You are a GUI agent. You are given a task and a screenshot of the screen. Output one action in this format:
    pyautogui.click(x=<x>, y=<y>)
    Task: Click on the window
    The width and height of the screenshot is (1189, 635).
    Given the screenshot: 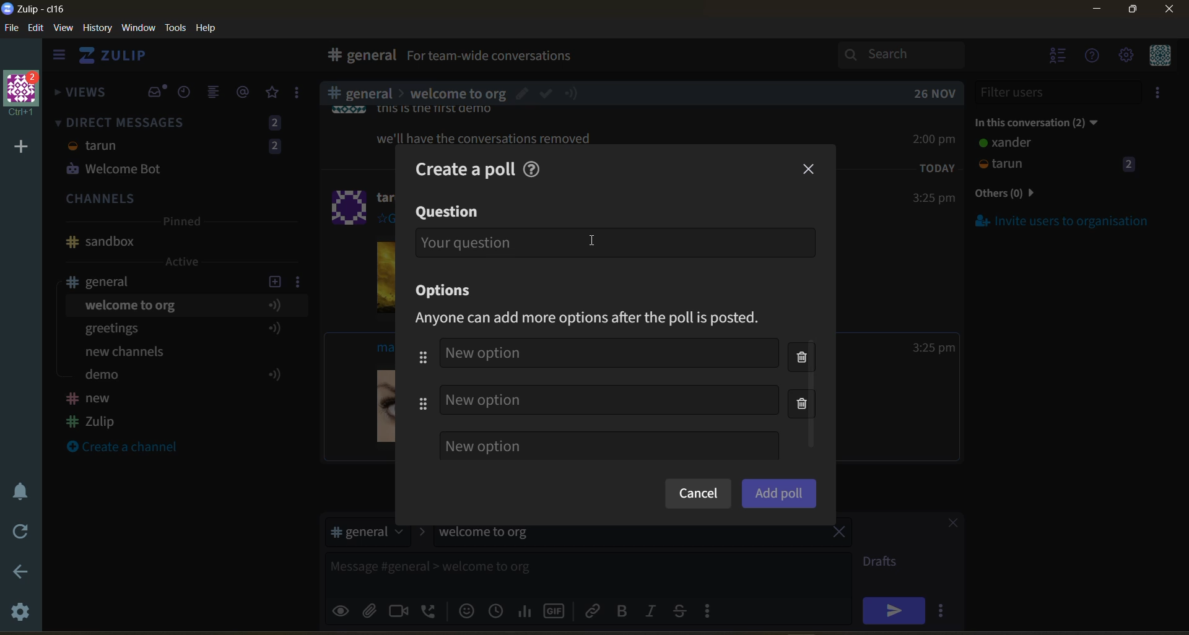 What is the action you would take?
    pyautogui.click(x=137, y=28)
    